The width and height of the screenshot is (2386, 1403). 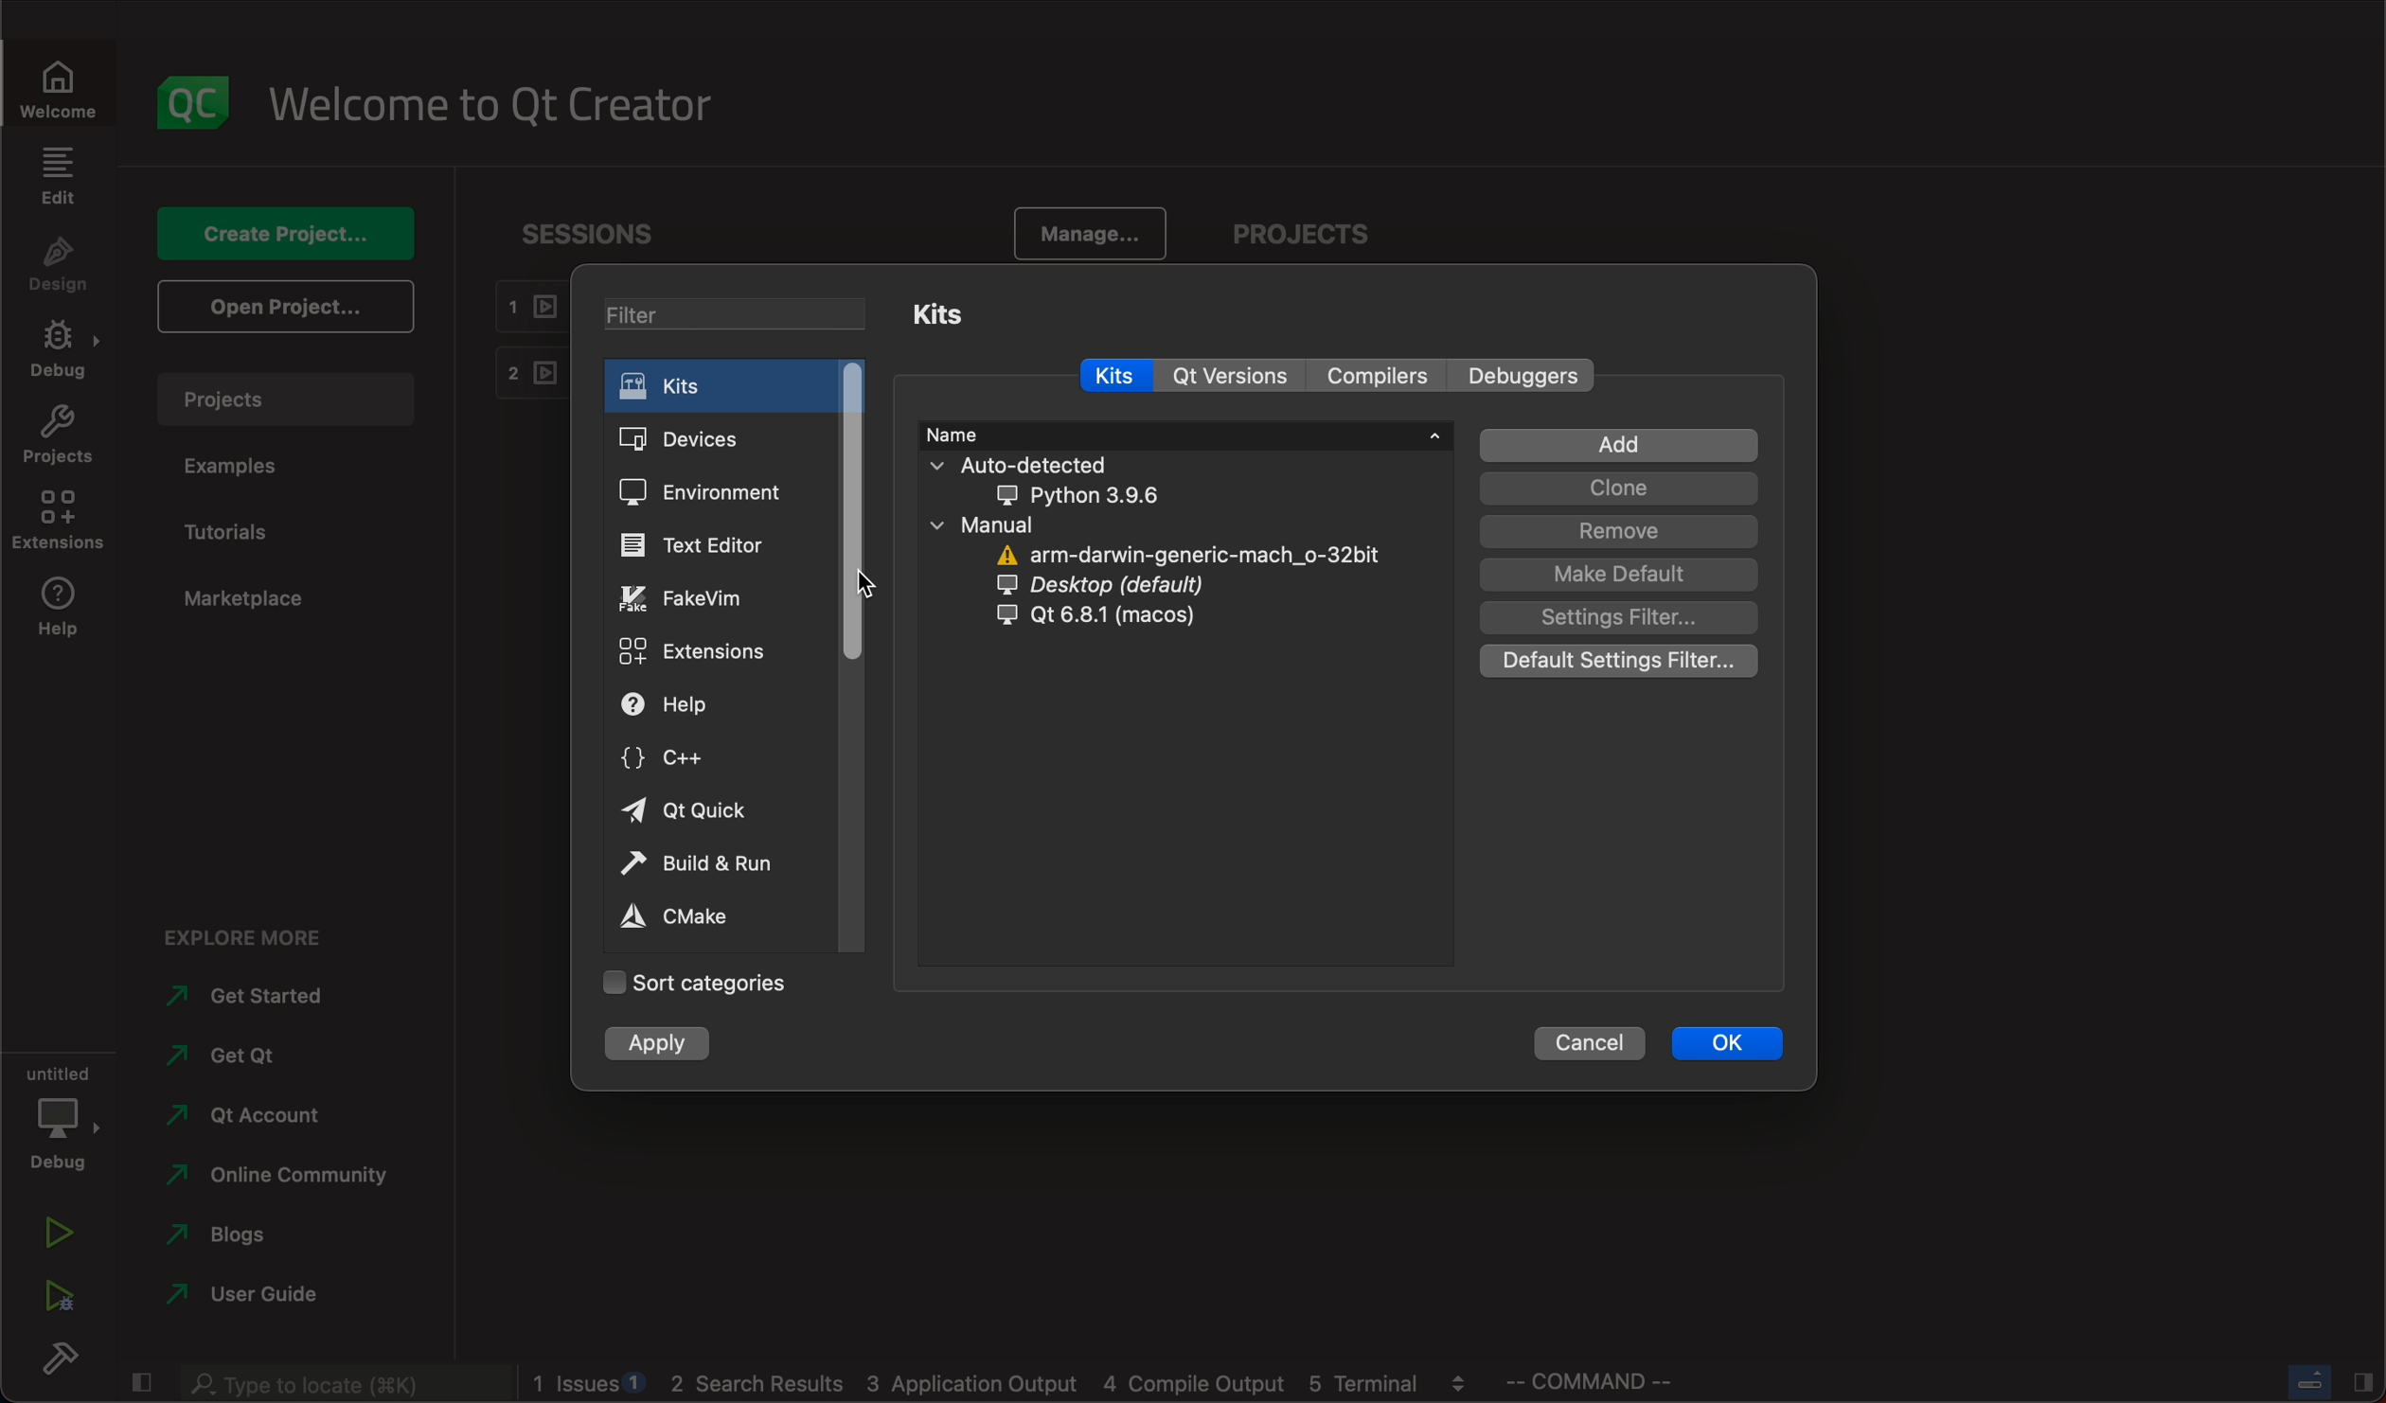 I want to click on cmake, so click(x=690, y=914).